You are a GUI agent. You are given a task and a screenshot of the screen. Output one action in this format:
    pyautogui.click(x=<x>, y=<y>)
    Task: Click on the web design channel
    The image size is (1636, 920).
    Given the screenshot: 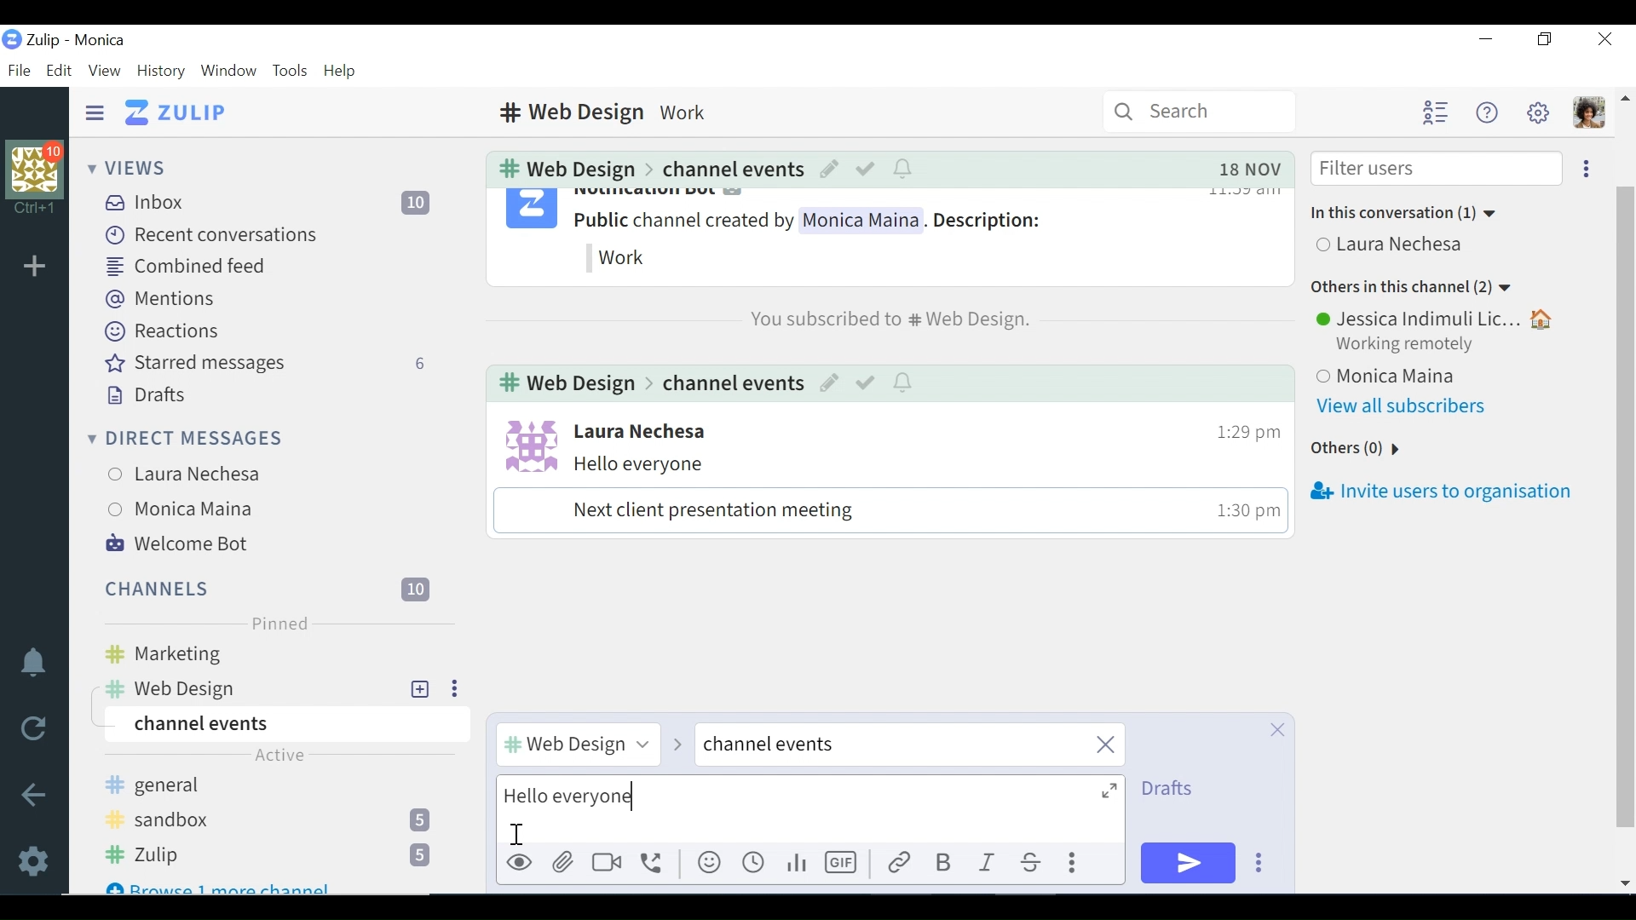 What is the action you would take?
    pyautogui.click(x=564, y=385)
    